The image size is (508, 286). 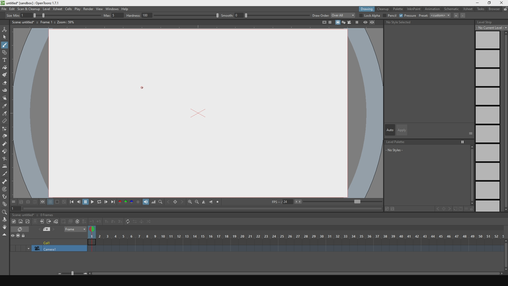 What do you see at coordinates (13, 235) in the screenshot?
I see `preview` at bounding box center [13, 235].